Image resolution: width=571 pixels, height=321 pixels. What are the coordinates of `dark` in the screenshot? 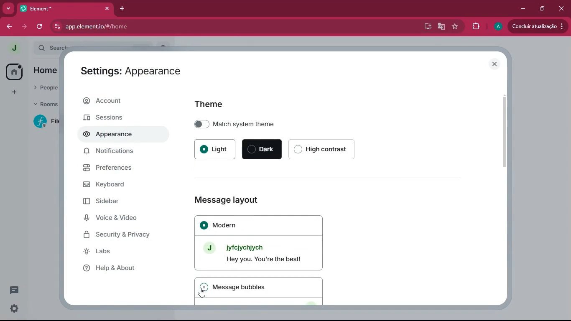 It's located at (262, 149).